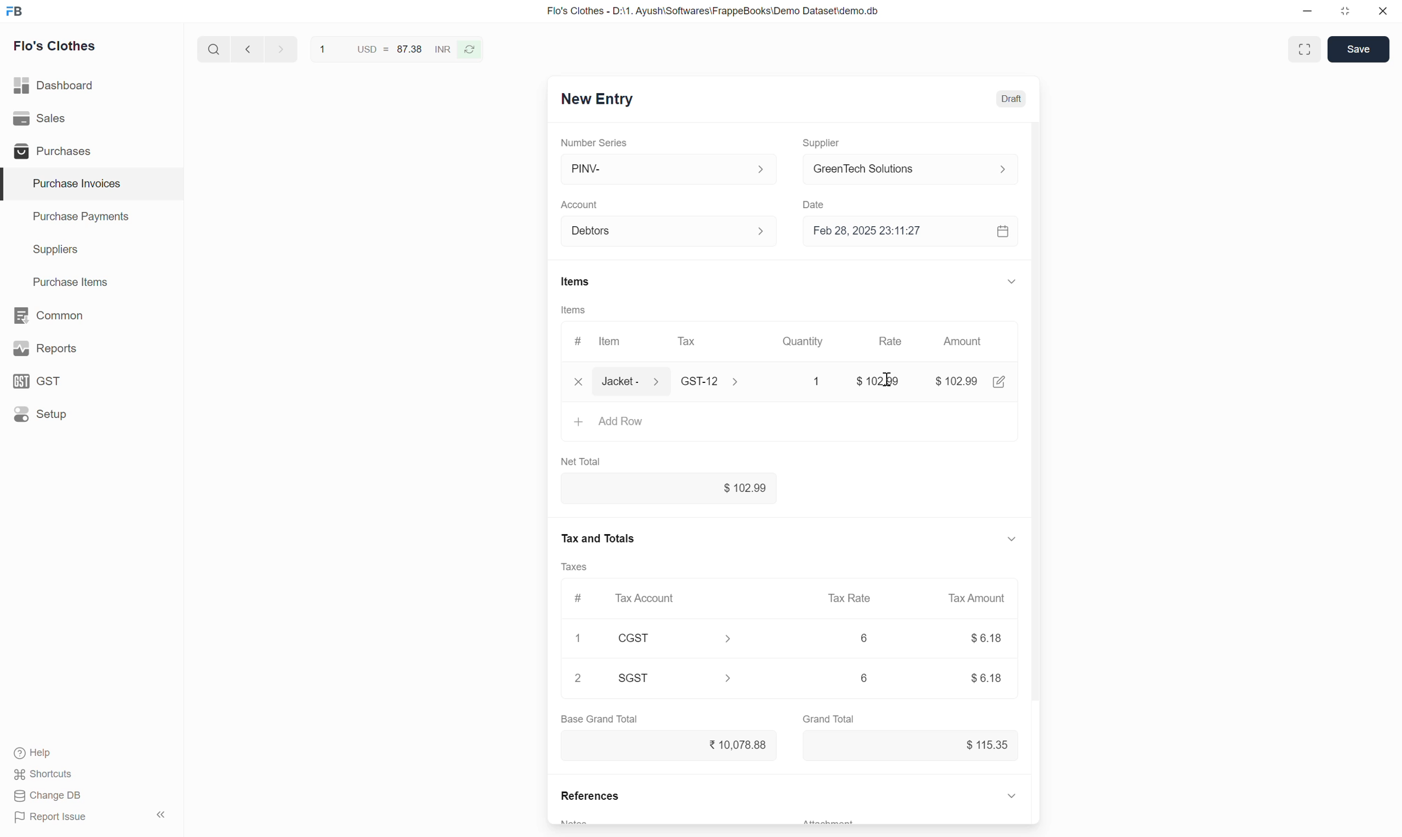 The width and height of the screenshot is (1402, 837). What do you see at coordinates (987, 679) in the screenshot?
I see `$6.18` at bounding box center [987, 679].